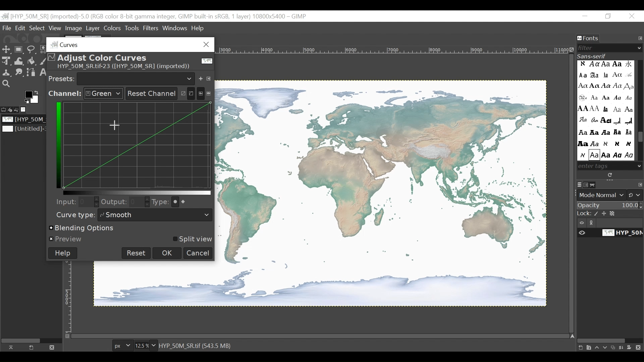 The image size is (644, 362). What do you see at coordinates (152, 28) in the screenshot?
I see `Filters` at bounding box center [152, 28].